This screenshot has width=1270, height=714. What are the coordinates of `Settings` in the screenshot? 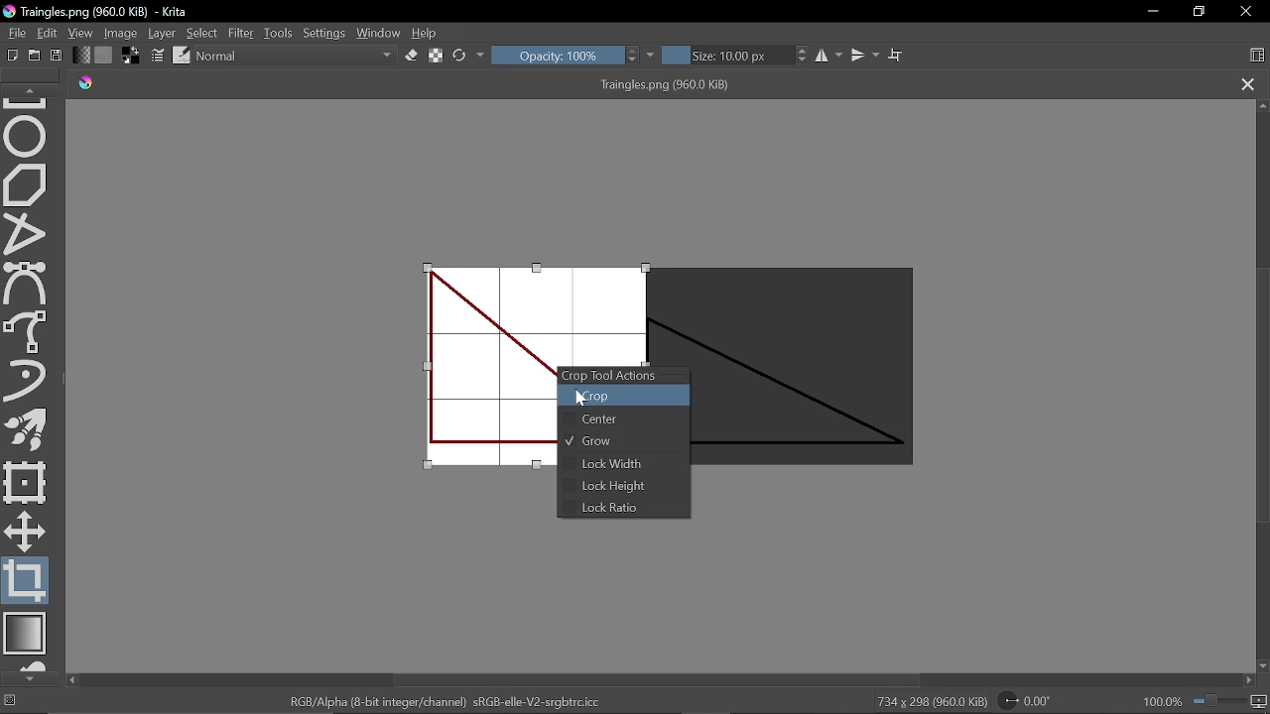 It's located at (324, 34).